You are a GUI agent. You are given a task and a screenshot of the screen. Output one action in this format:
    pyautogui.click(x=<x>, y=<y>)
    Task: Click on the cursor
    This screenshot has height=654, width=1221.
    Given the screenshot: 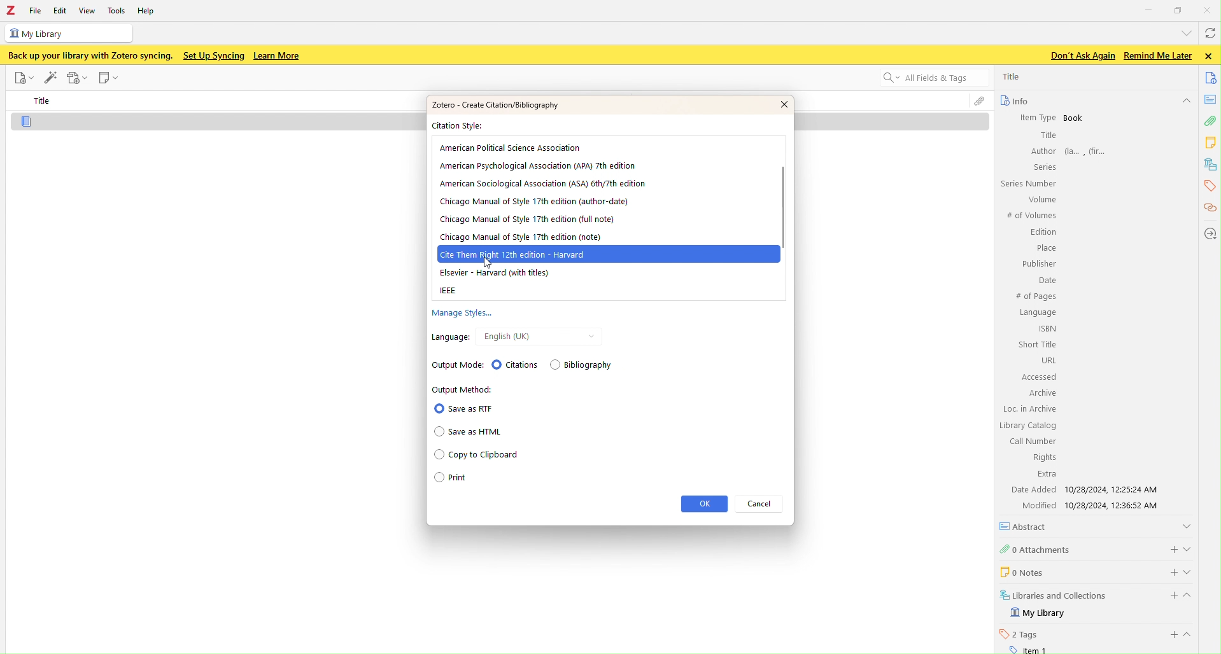 What is the action you would take?
    pyautogui.click(x=489, y=261)
    